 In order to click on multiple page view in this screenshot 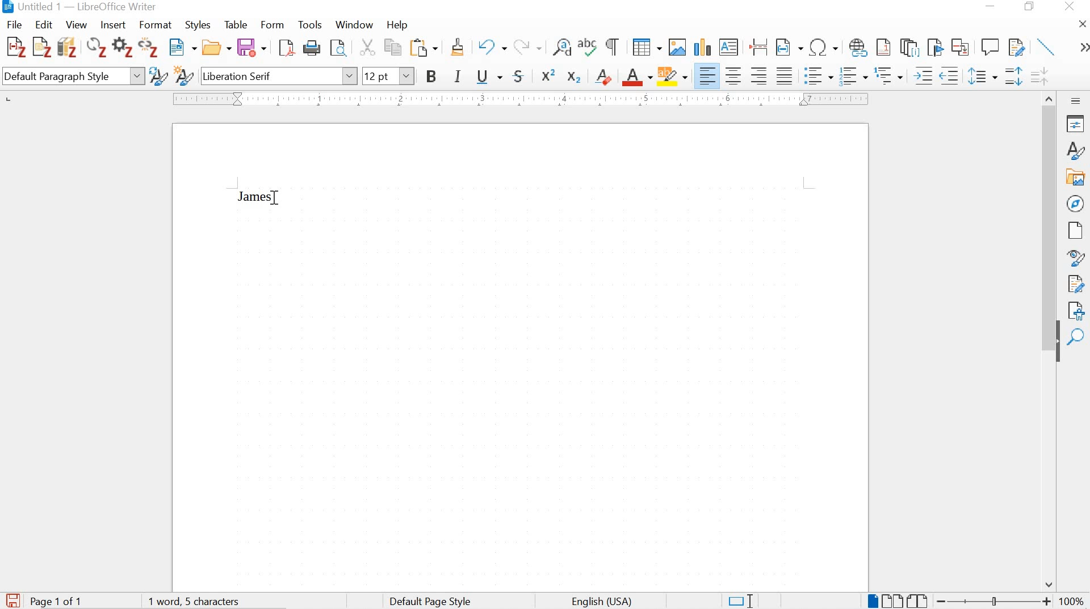, I will do `click(892, 600)`.